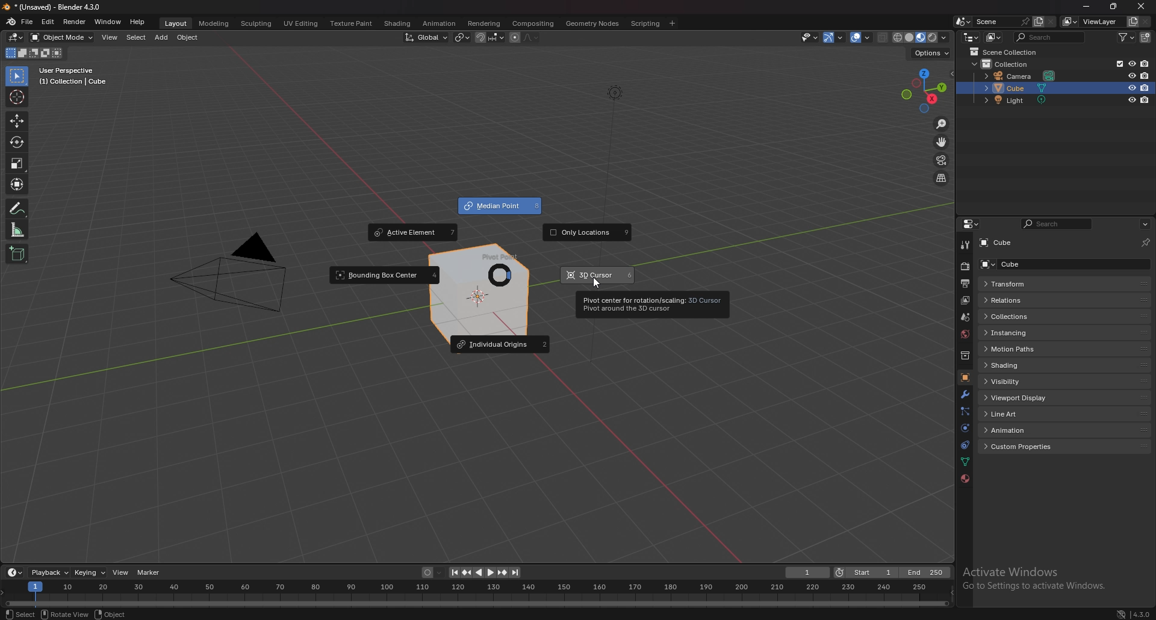 The height and width of the screenshot is (620, 1156). Describe the element at coordinates (1117, 64) in the screenshot. I see `exclude from view layer` at that location.